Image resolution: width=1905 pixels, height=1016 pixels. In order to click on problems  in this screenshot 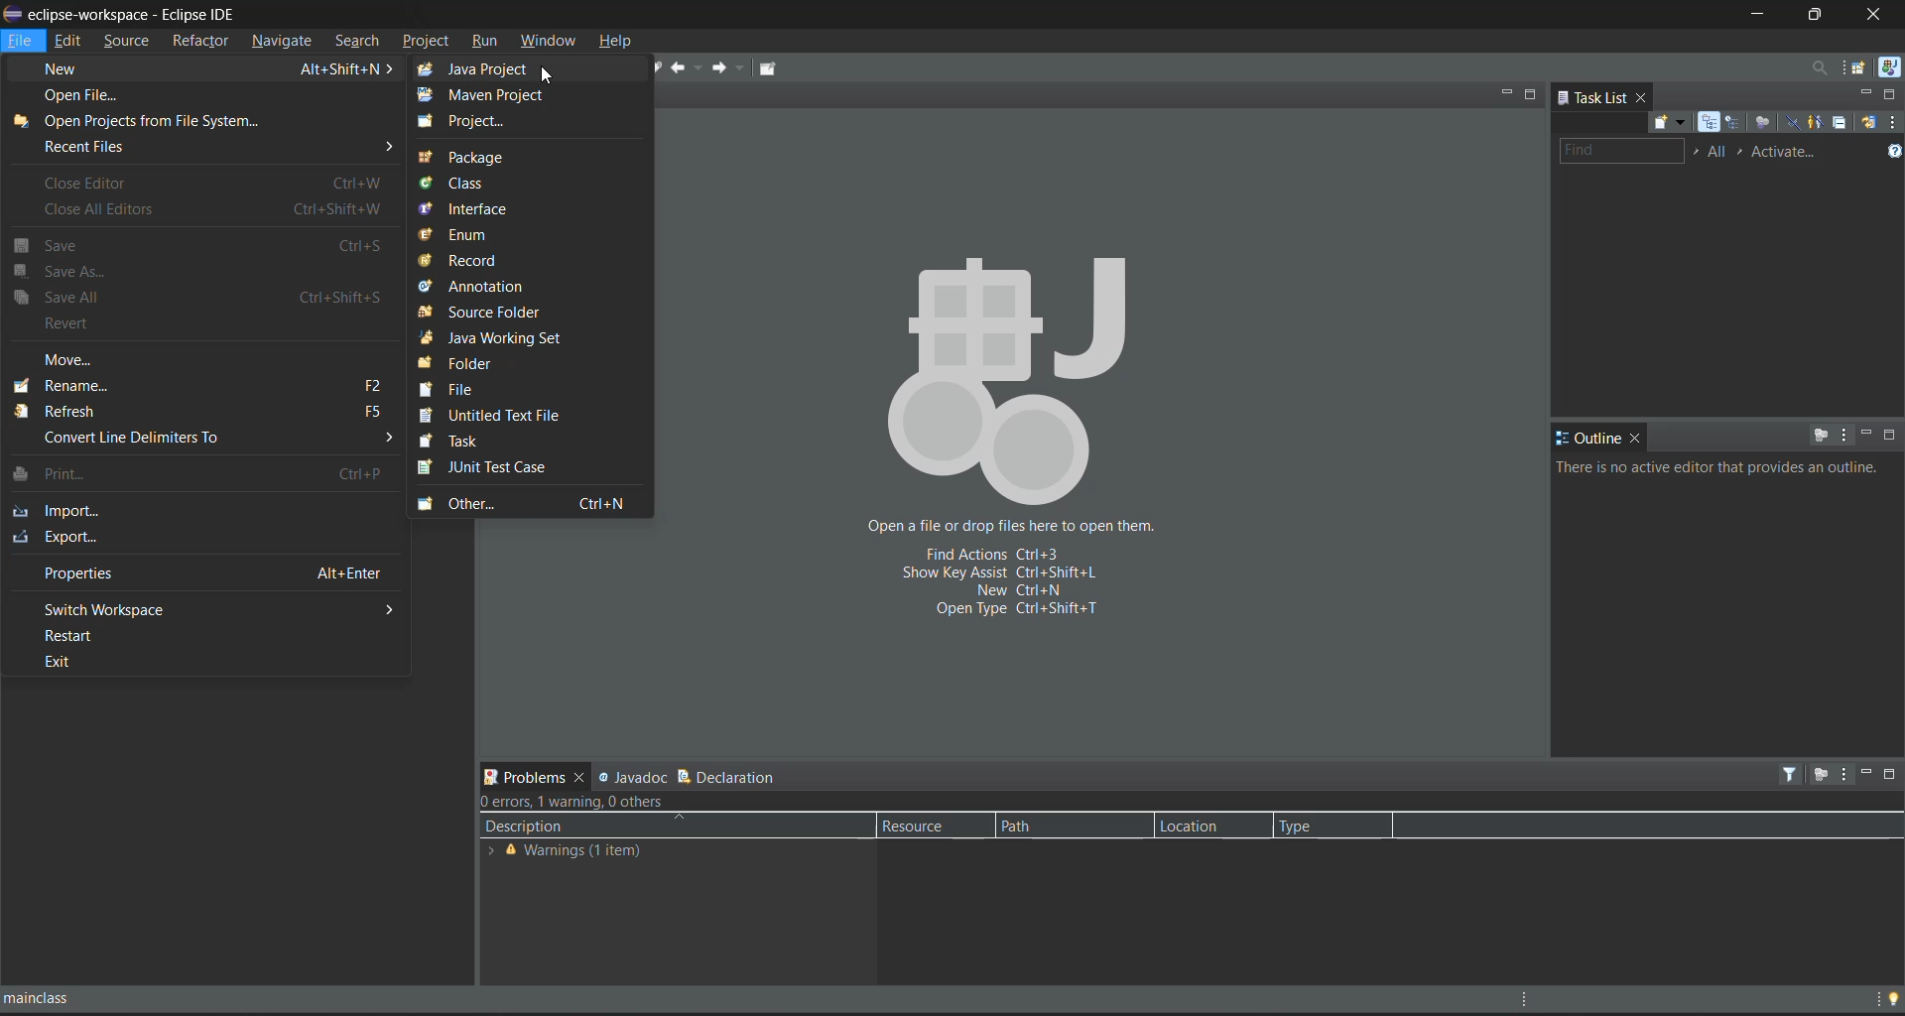, I will do `click(516, 777)`.